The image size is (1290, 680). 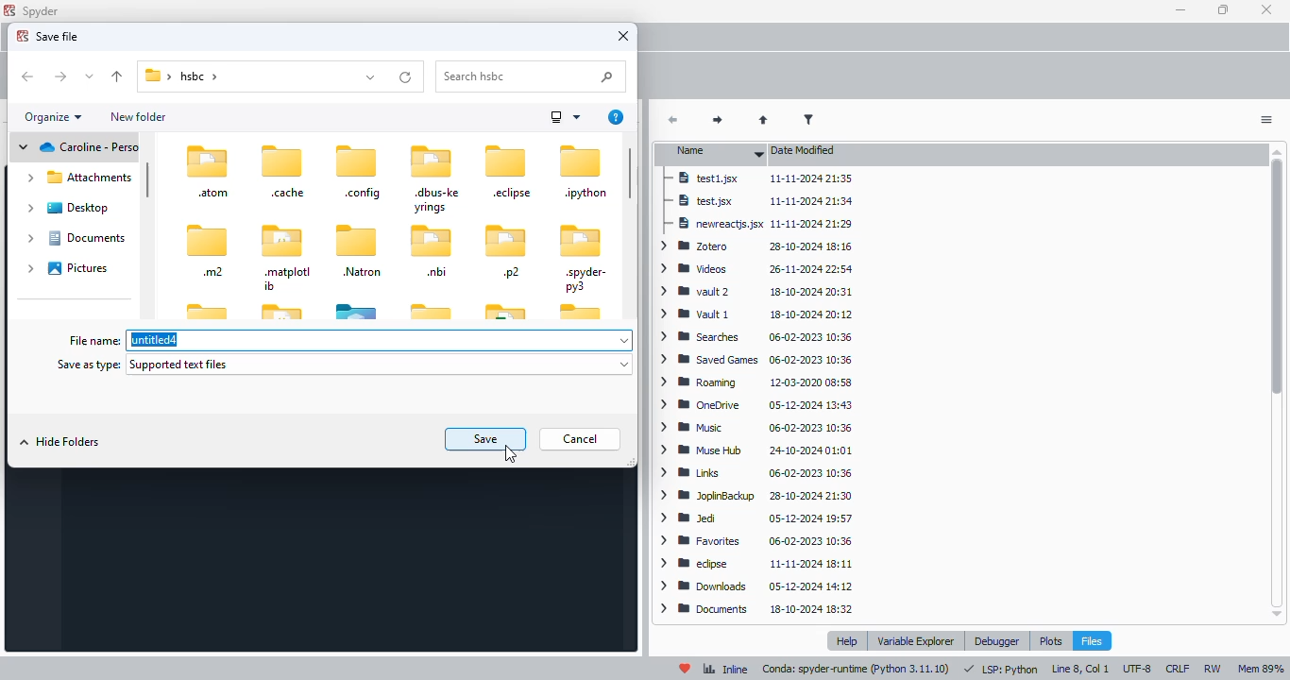 I want to click on back, so click(x=674, y=121).